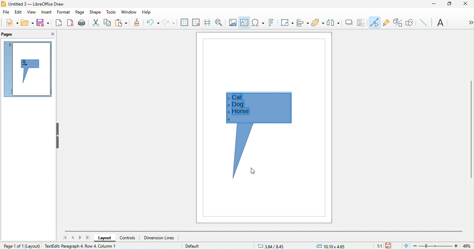  What do you see at coordinates (81, 238) in the screenshot?
I see `next page` at bounding box center [81, 238].